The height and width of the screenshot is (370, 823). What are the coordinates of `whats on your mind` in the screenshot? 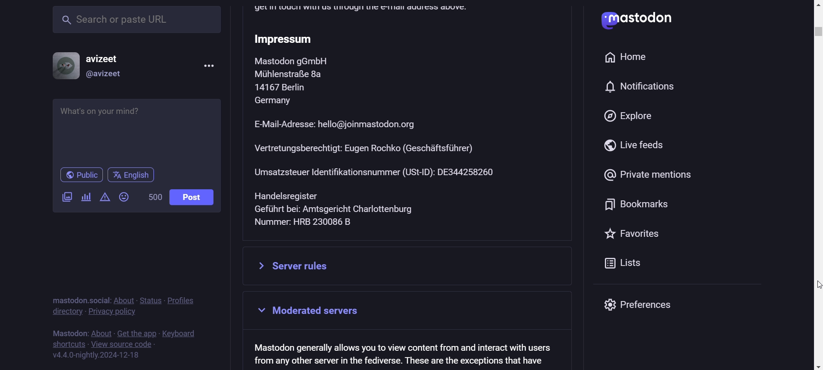 It's located at (138, 131).